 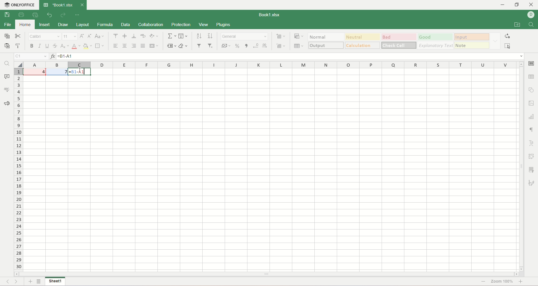 I want to click on conditional formatting, so click(x=300, y=35).